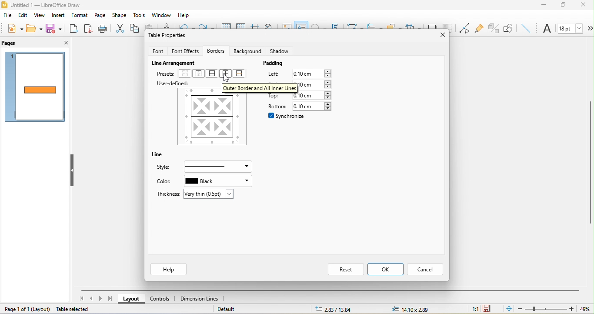 The image size is (594, 314). Describe the element at coordinates (100, 16) in the screenshot. I see `page` at that location.